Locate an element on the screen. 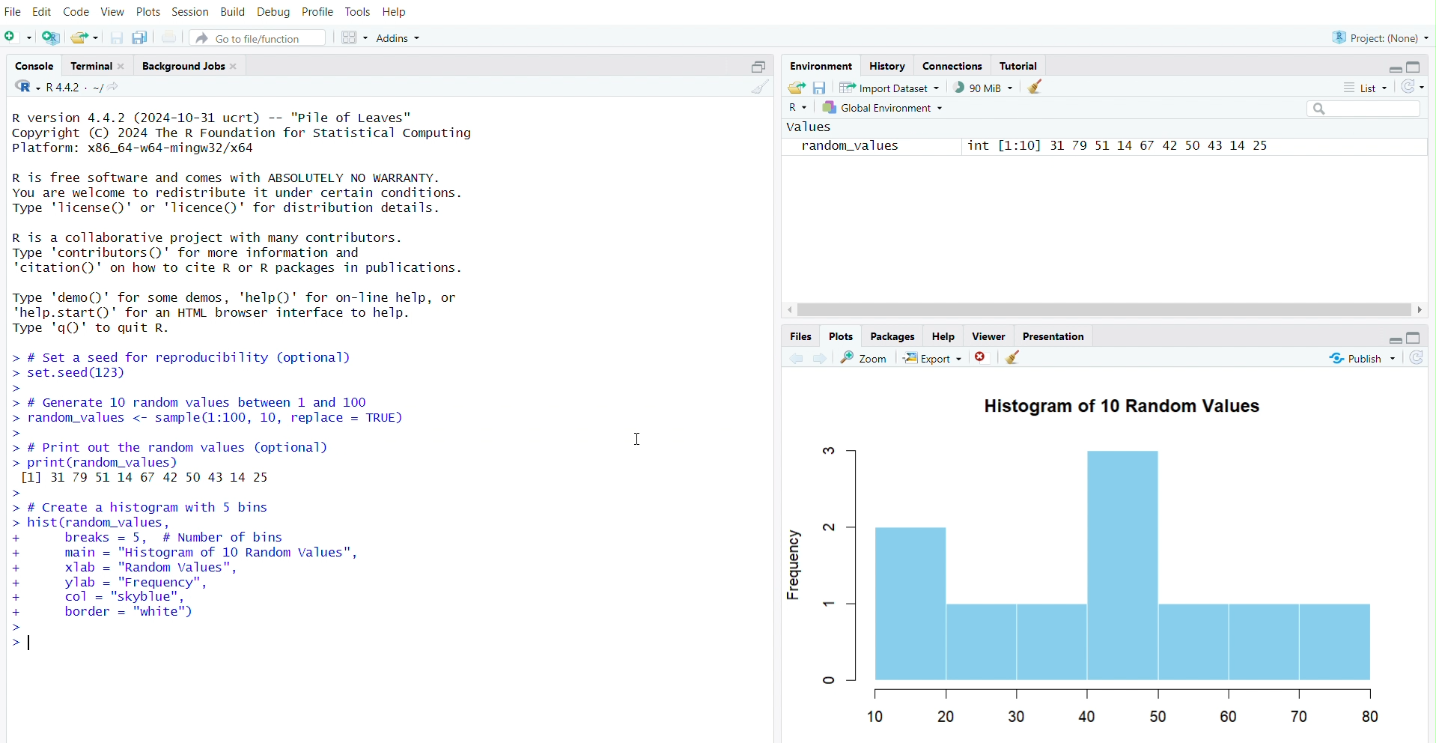 This screenshot has width=1436, height=743. global environment is located at coordinates (889, 109).